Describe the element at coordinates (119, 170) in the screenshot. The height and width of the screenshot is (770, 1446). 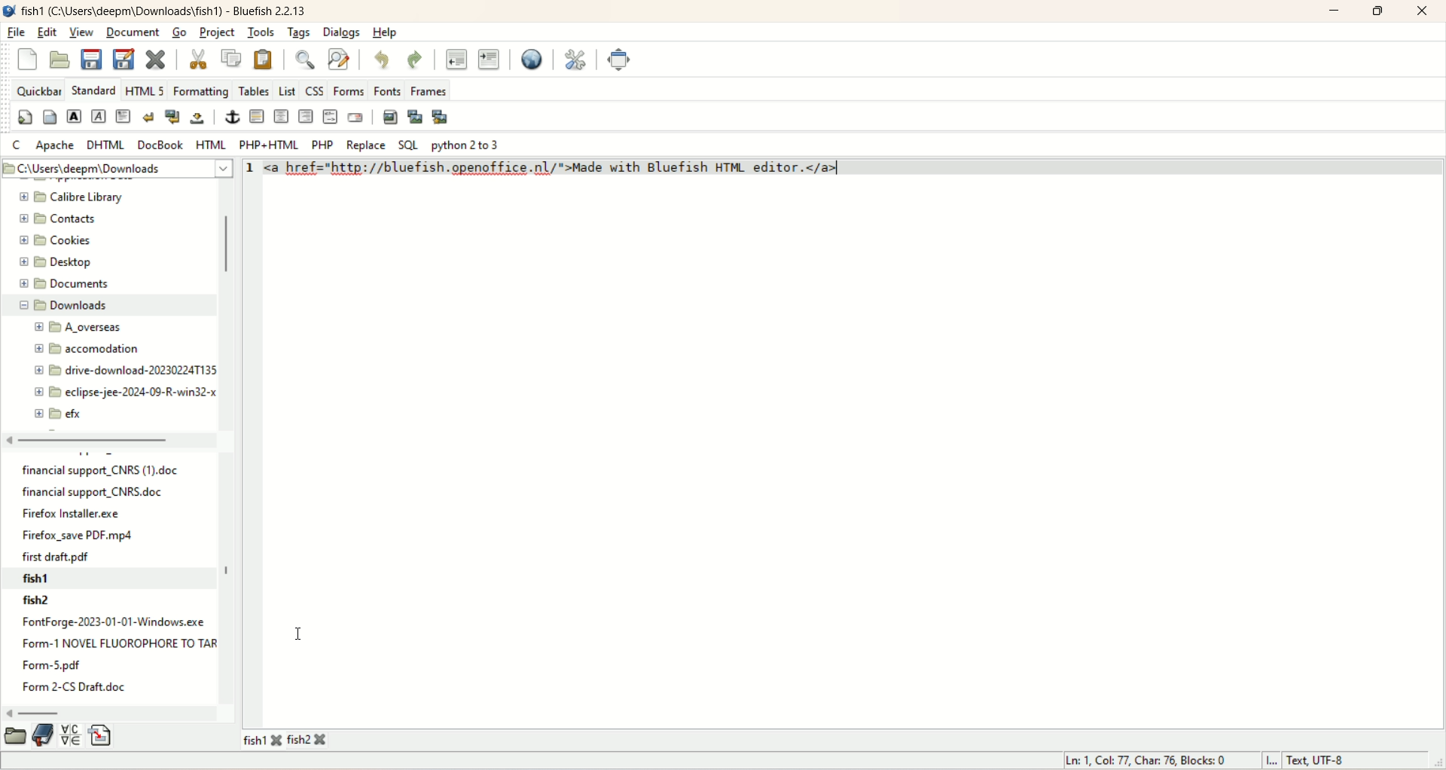
I see `location` at that location.